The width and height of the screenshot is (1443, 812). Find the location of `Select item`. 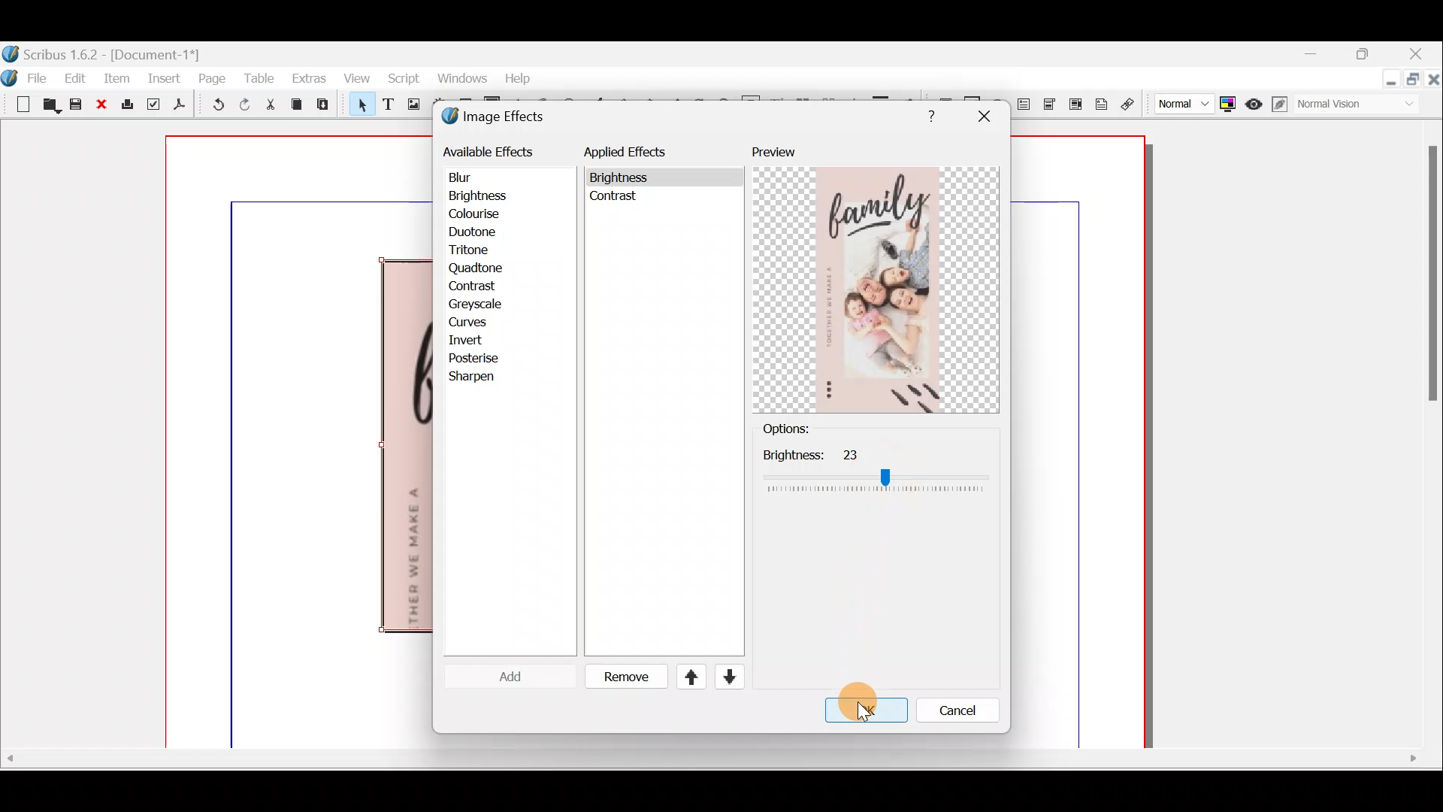

Select item is located at coordinates (358, 107).